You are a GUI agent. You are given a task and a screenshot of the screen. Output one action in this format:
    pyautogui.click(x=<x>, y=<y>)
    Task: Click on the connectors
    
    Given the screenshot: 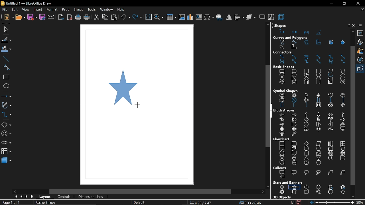 What is the action you would take?
    pyautogui.click(x=6, y=115)
    